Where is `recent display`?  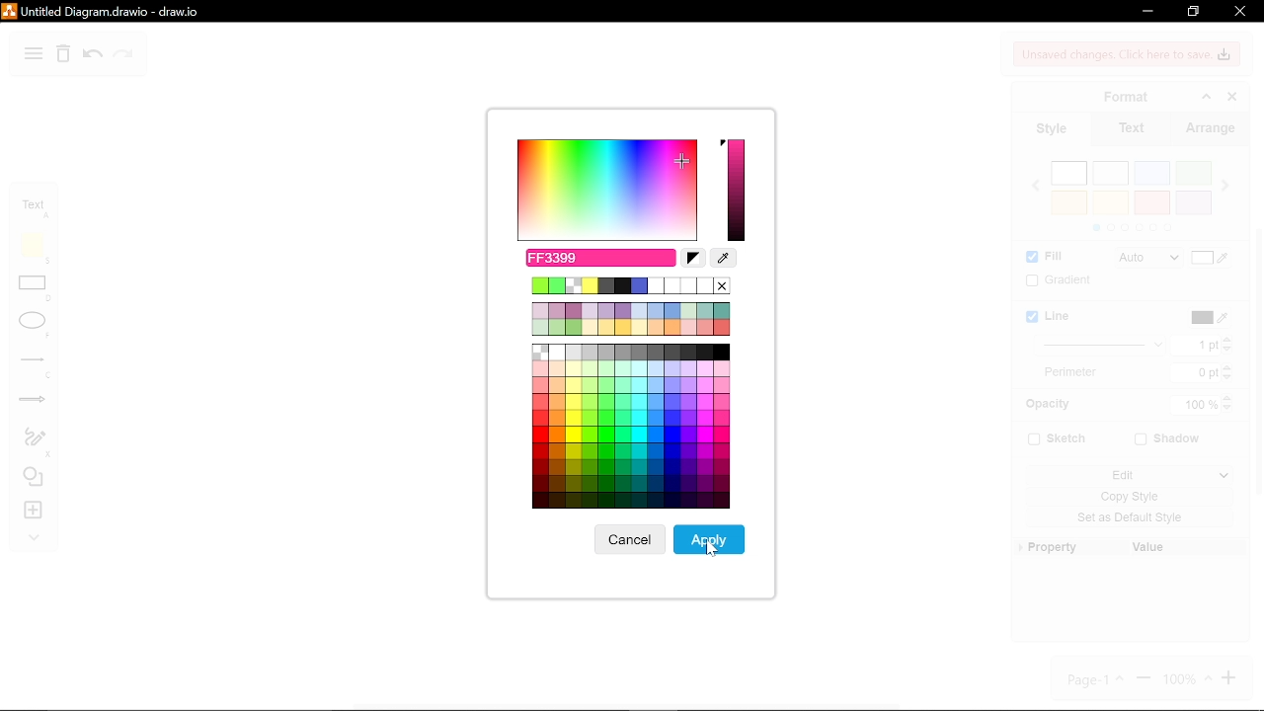
recent display is located at coordinates (631, 318).